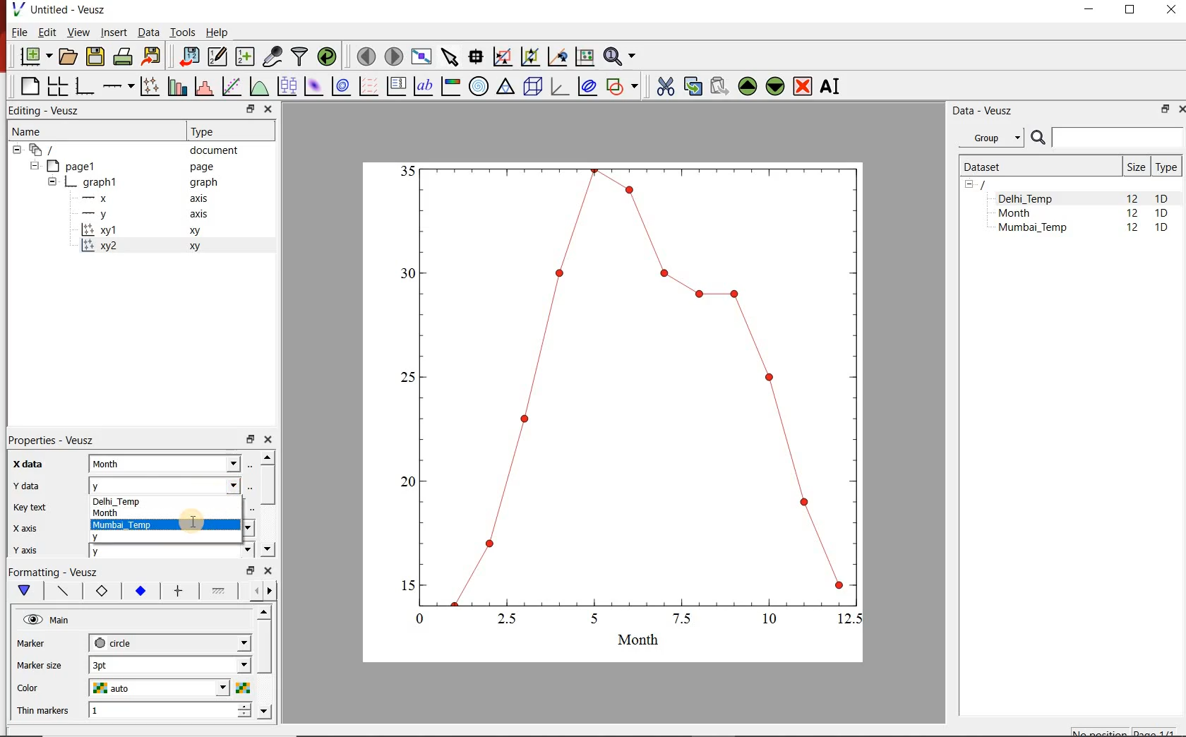  What do you see at coordinates (52, 109) in the screenshot?
I see `Editing - Veusz` at bounding box center [52, 109].